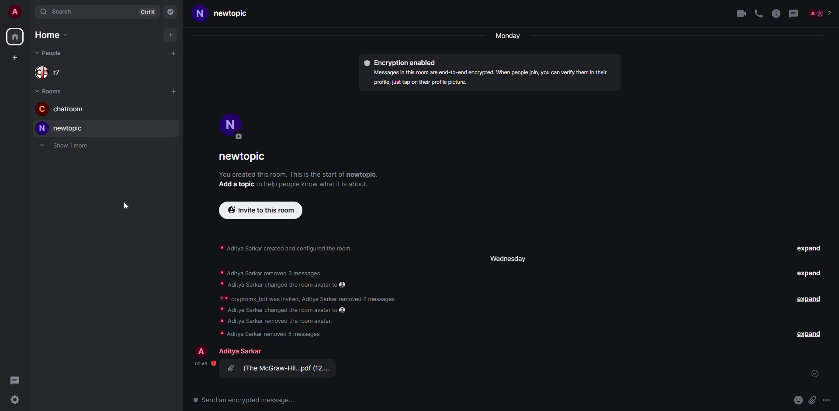  What do you see at coordinates (64, 109) in the screenshot?
I see `chatroom` at bounding box center [64, 109].